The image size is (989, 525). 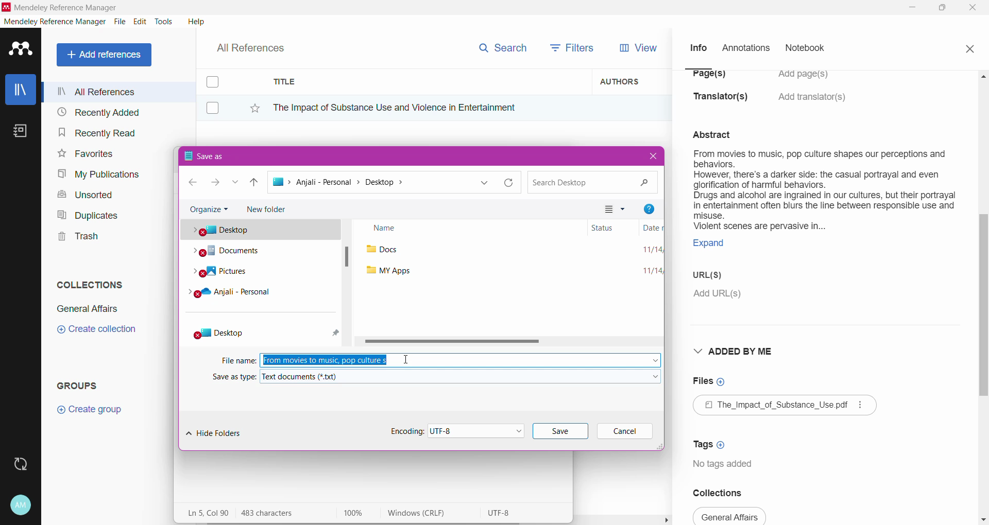 What do you see at coordinates (736, 351) in the screenshot?
I see `Added By Me` at bounding box center [736, 351].